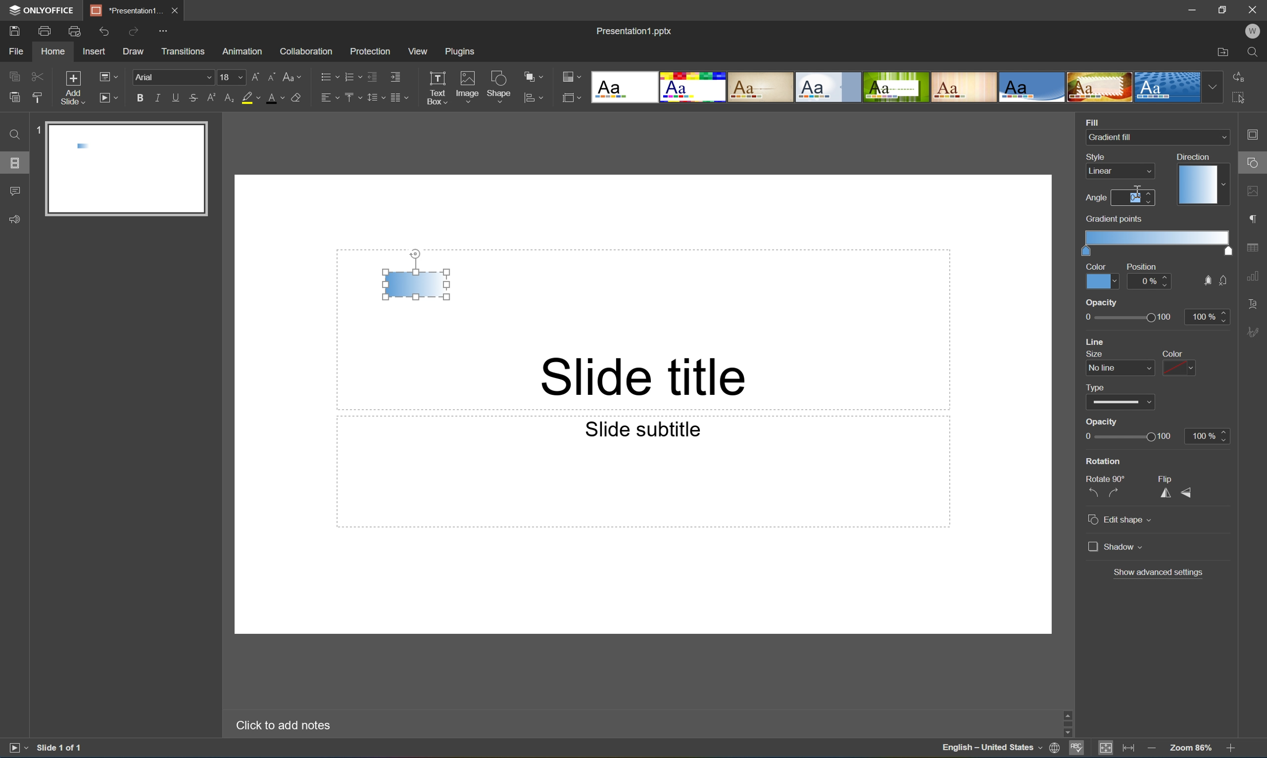  Describe the element at coordinates (536, 77) in the screenshot. I see `Arrange shape` at that location.